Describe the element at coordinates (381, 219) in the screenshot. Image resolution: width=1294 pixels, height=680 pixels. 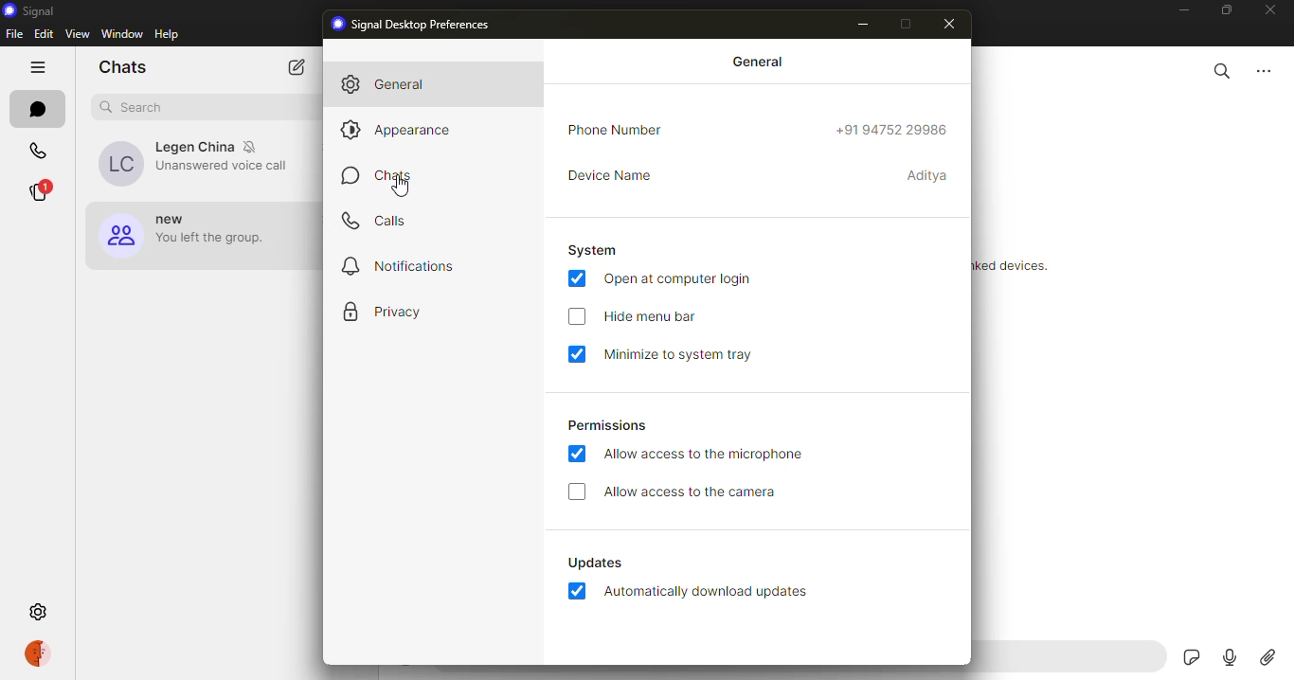
I see `calls` at that location.